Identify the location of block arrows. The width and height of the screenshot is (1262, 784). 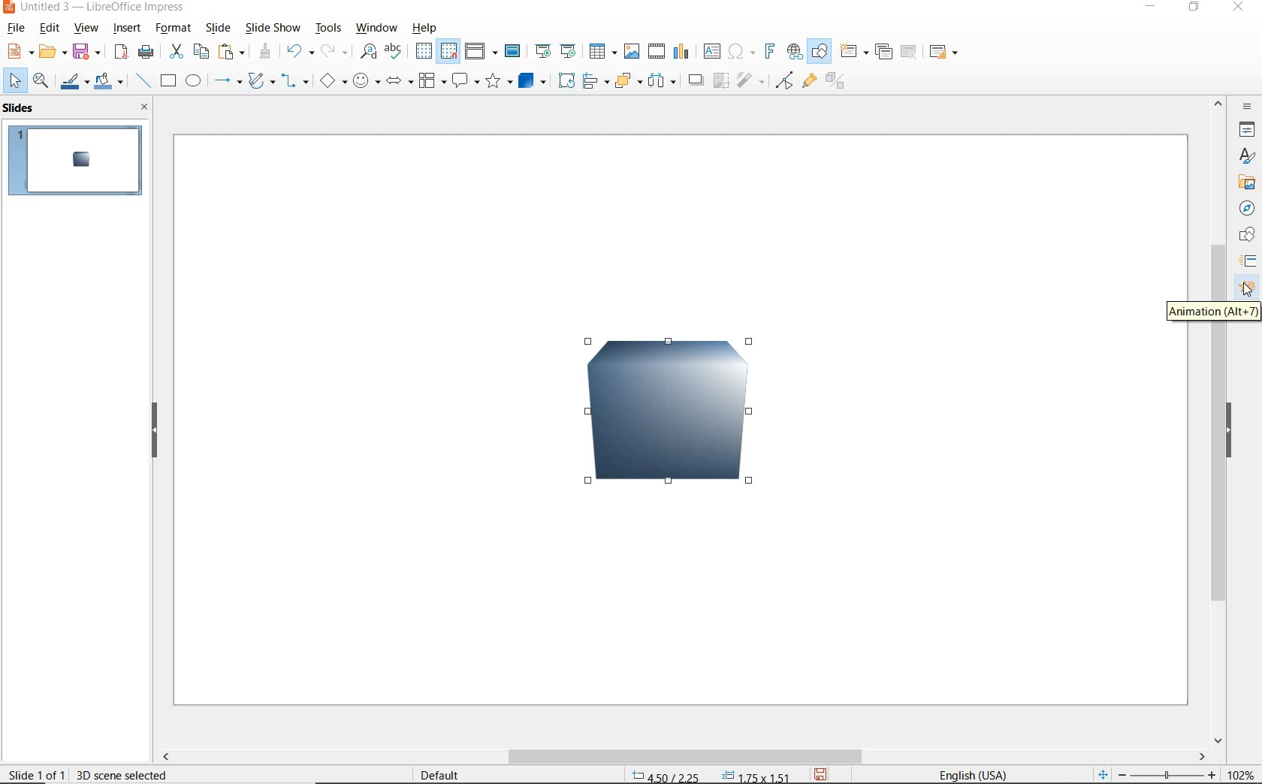
(397, 83).